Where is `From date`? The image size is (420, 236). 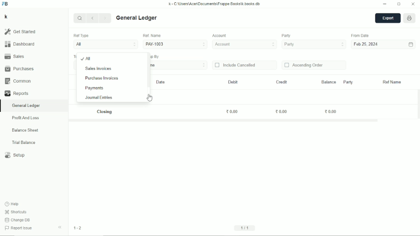 From date is located at coordinates (361, 35).